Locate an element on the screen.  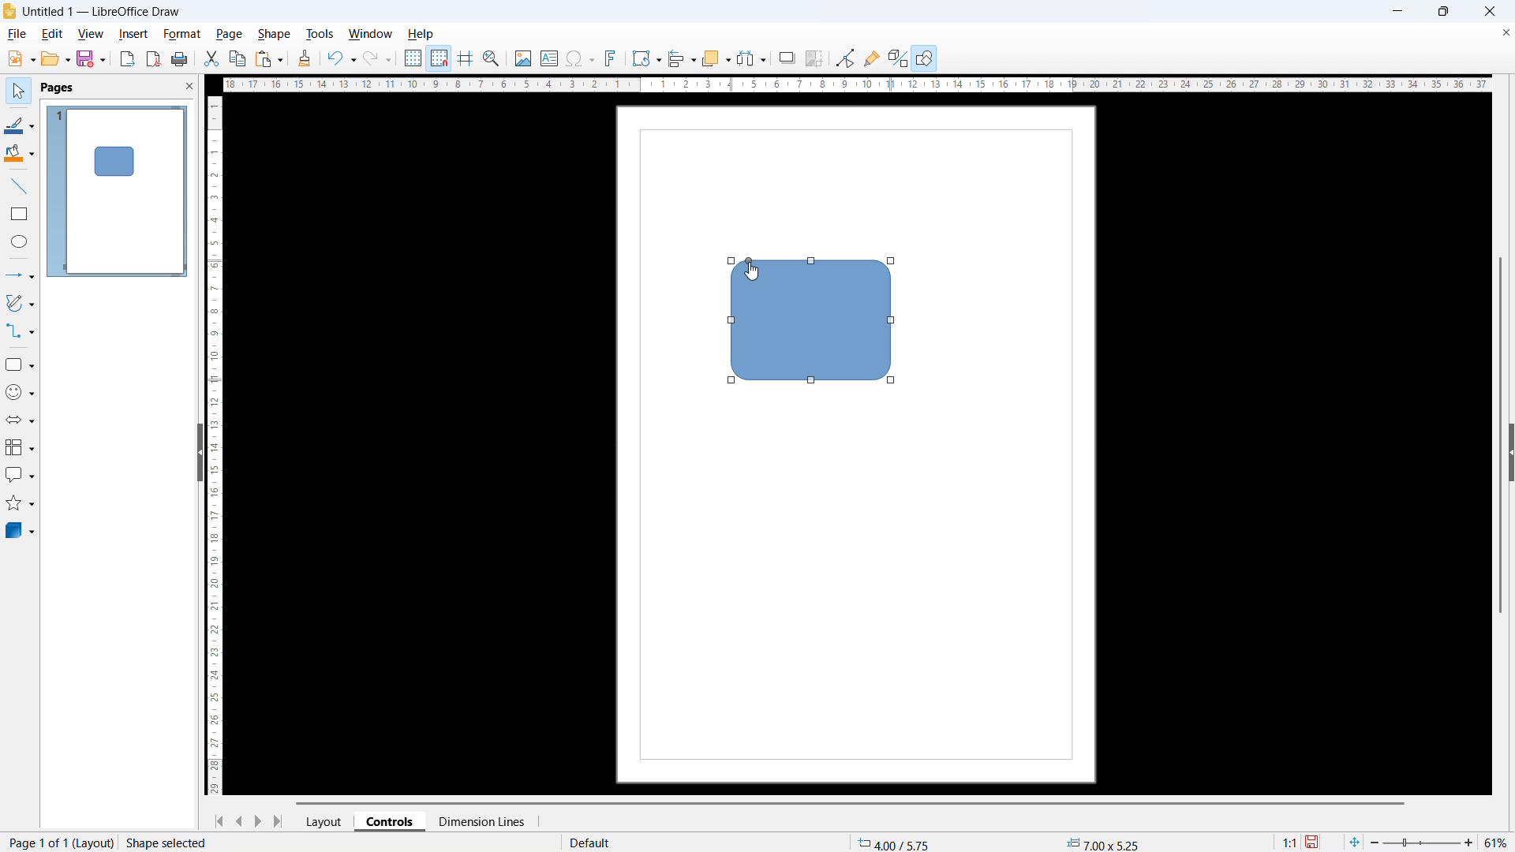
Go to first page  is located at coordinates (219, 822).